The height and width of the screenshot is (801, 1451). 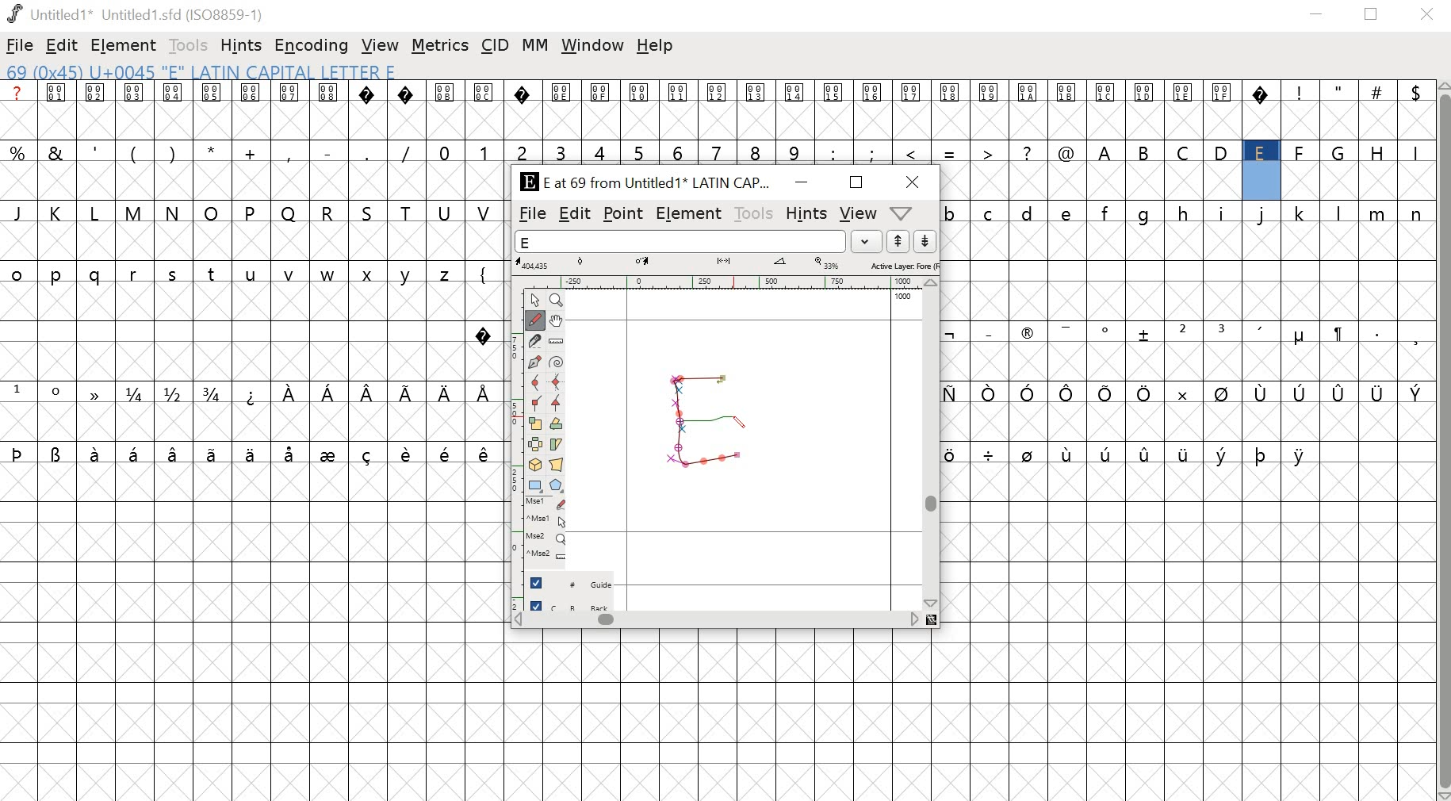 What do you see at coordinates (536, 362) in the screenshot?
I see `Pen` at bounding box center [536, 362].